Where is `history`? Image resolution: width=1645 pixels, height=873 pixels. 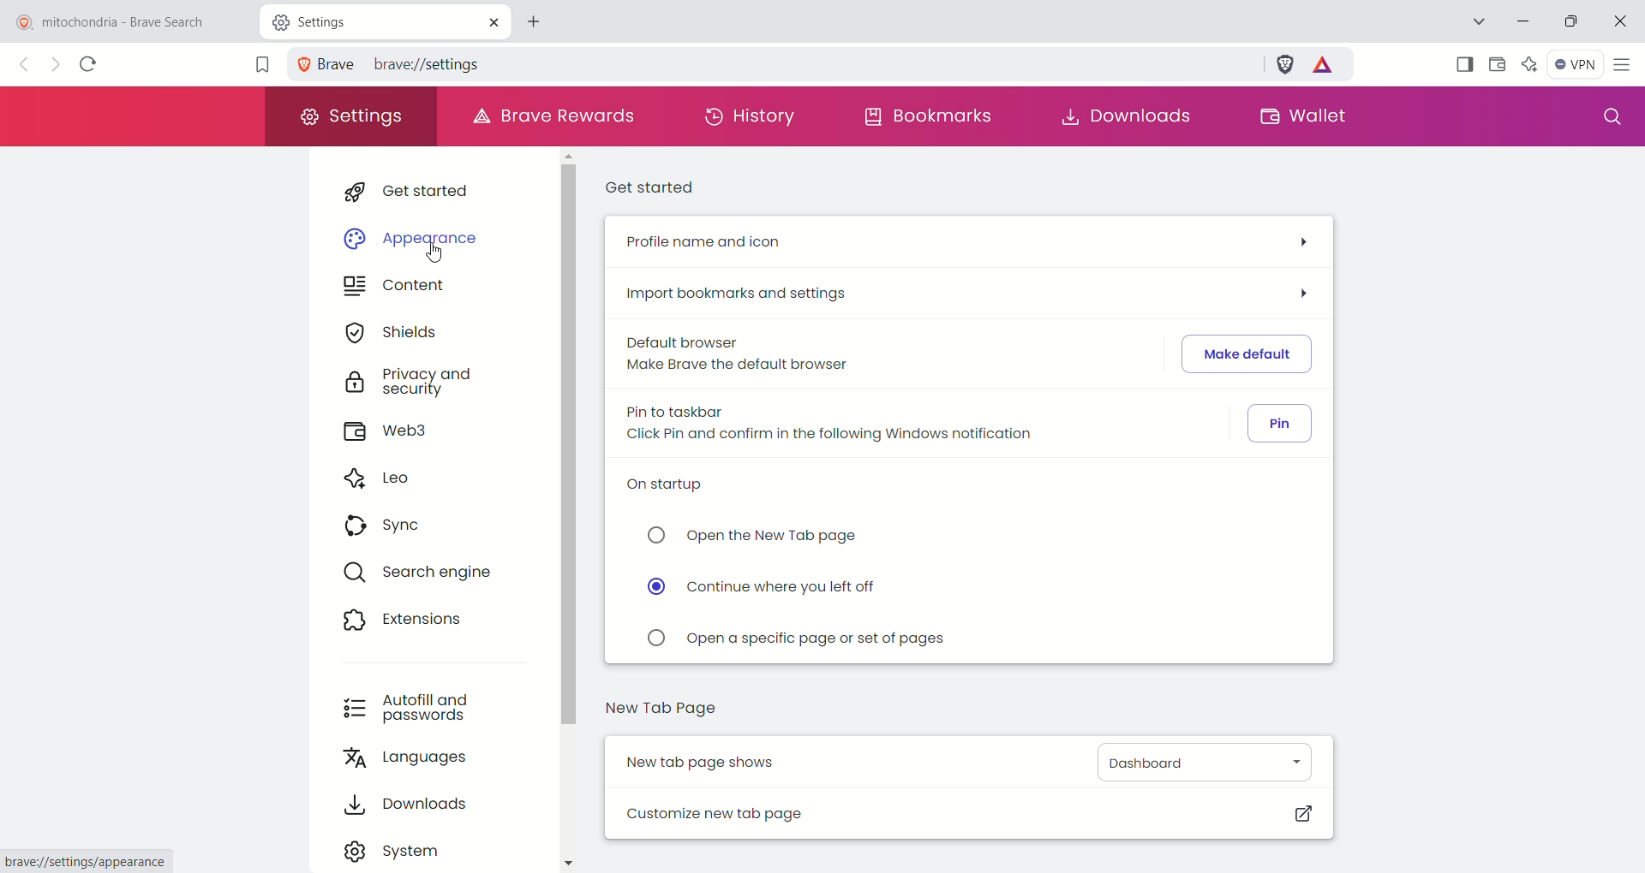 history is located at coordinates (753, 121).